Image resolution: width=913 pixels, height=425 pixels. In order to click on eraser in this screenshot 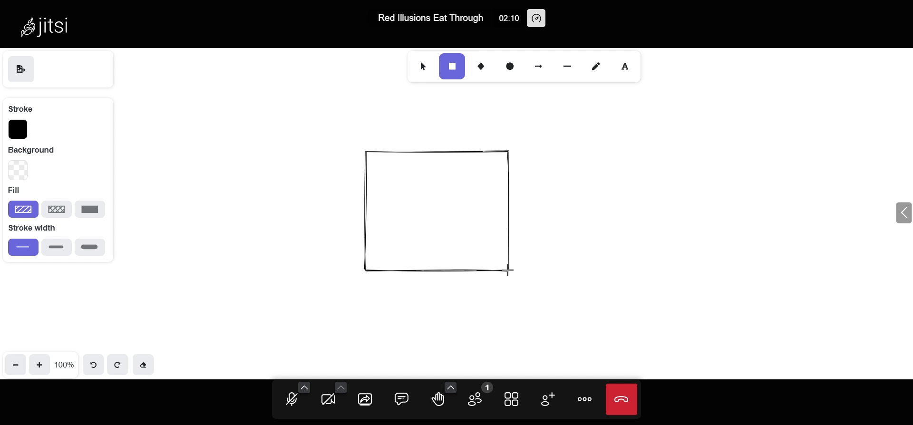, I will do `click(145, 366)`.